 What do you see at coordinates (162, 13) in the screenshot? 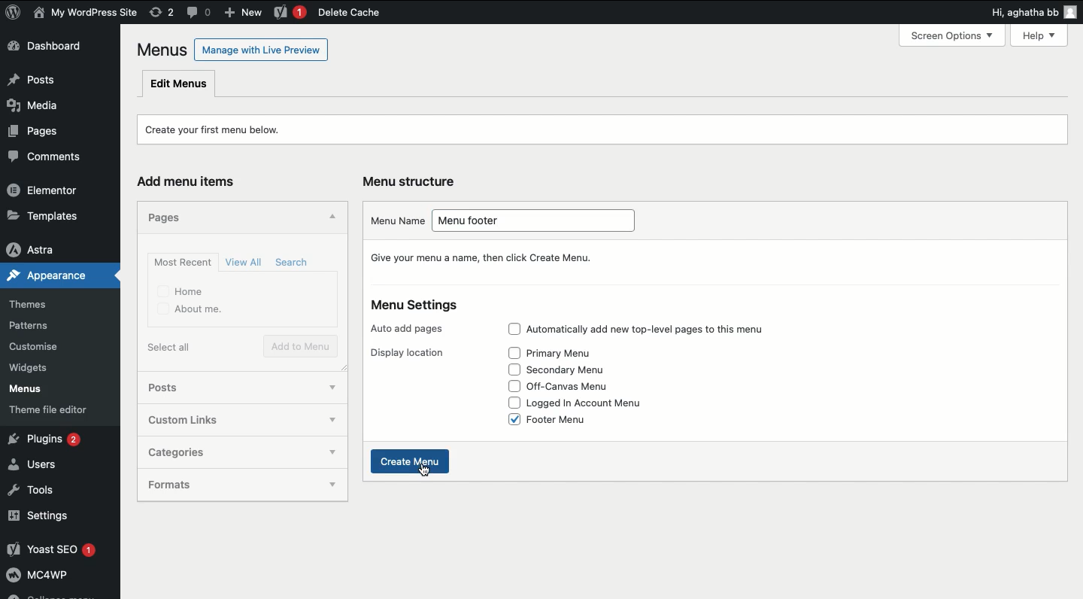
I see `Revision` at bounding box center [162, 13].